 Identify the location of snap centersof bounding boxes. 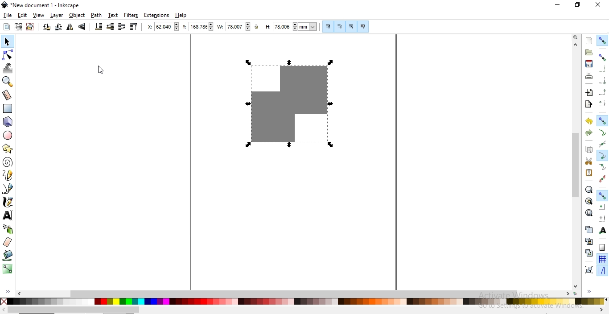
(601, 104).